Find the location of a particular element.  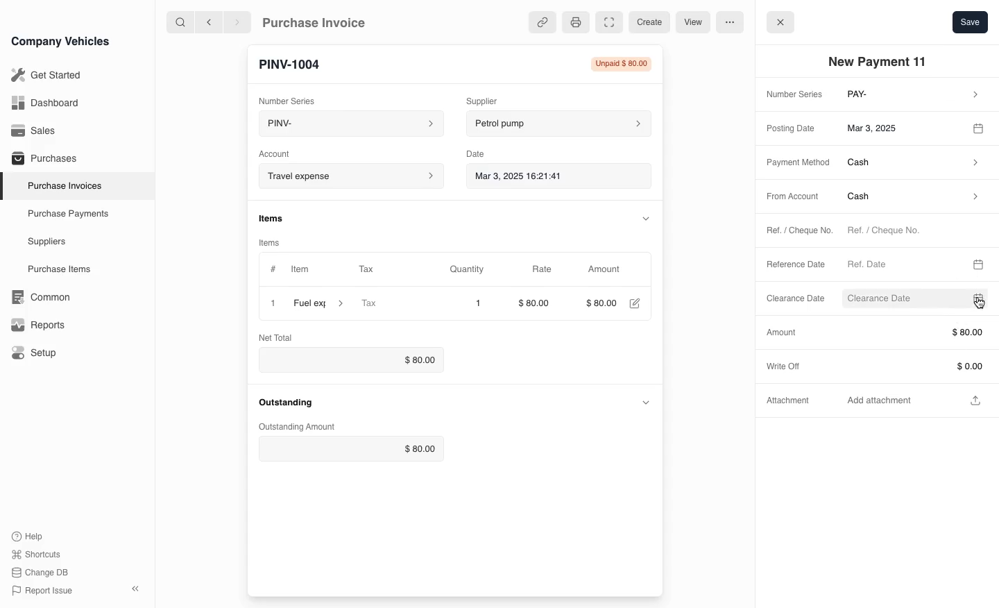

create is located at coordinates (647, 22).